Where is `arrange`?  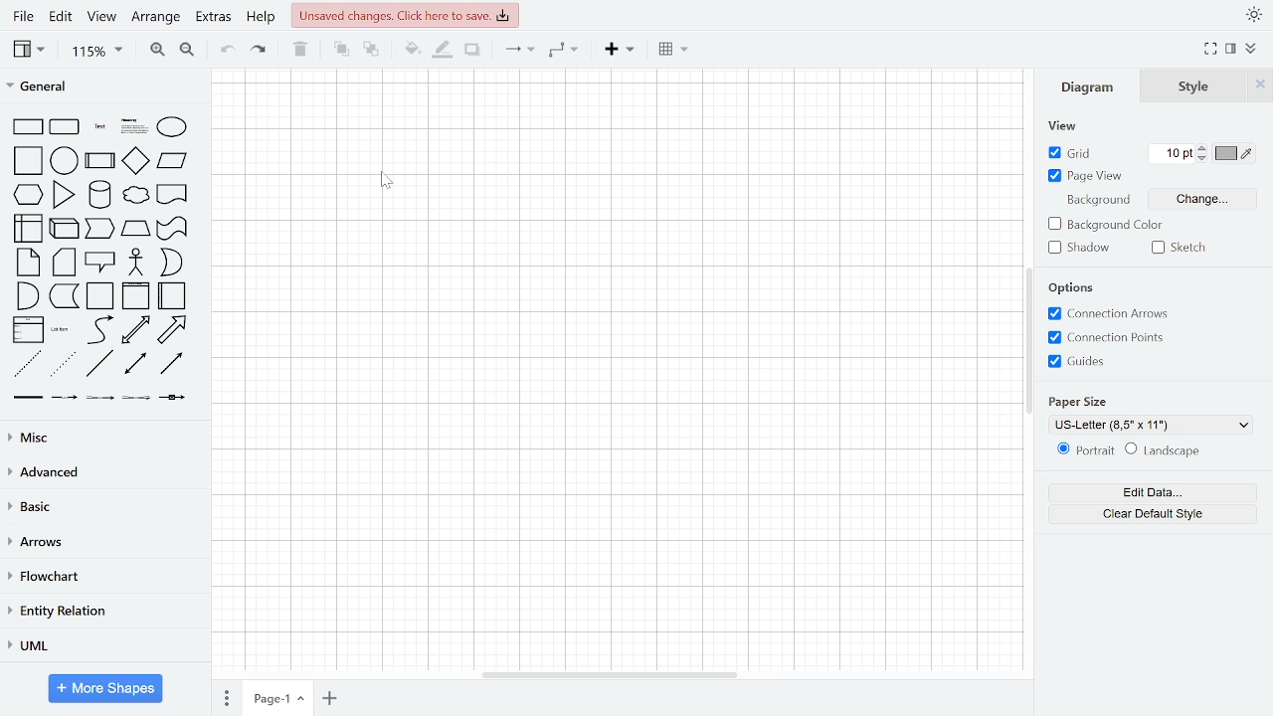
arrange is located at coordinates (159, 17).